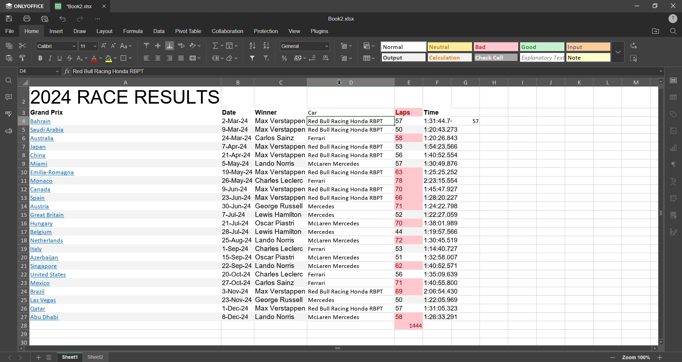  I want to click on wrap text, so click(182, 46).